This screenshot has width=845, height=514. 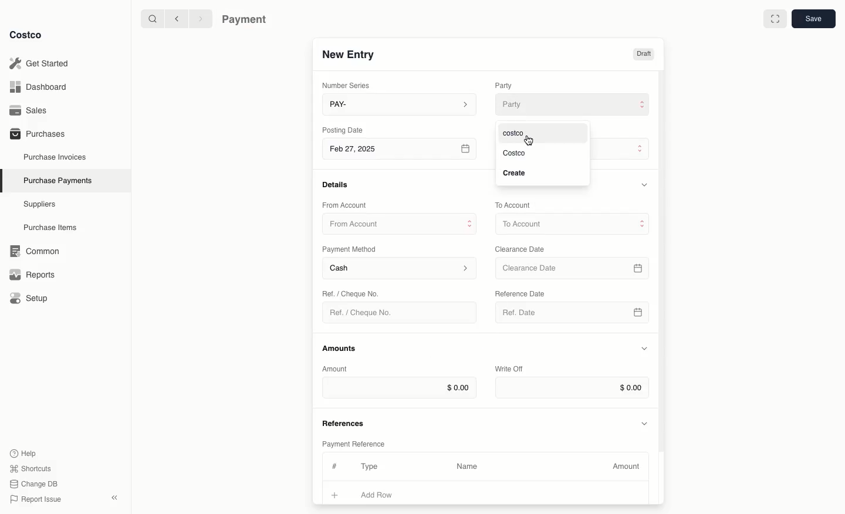 I want to click on costco, so click(x=516, y=133).